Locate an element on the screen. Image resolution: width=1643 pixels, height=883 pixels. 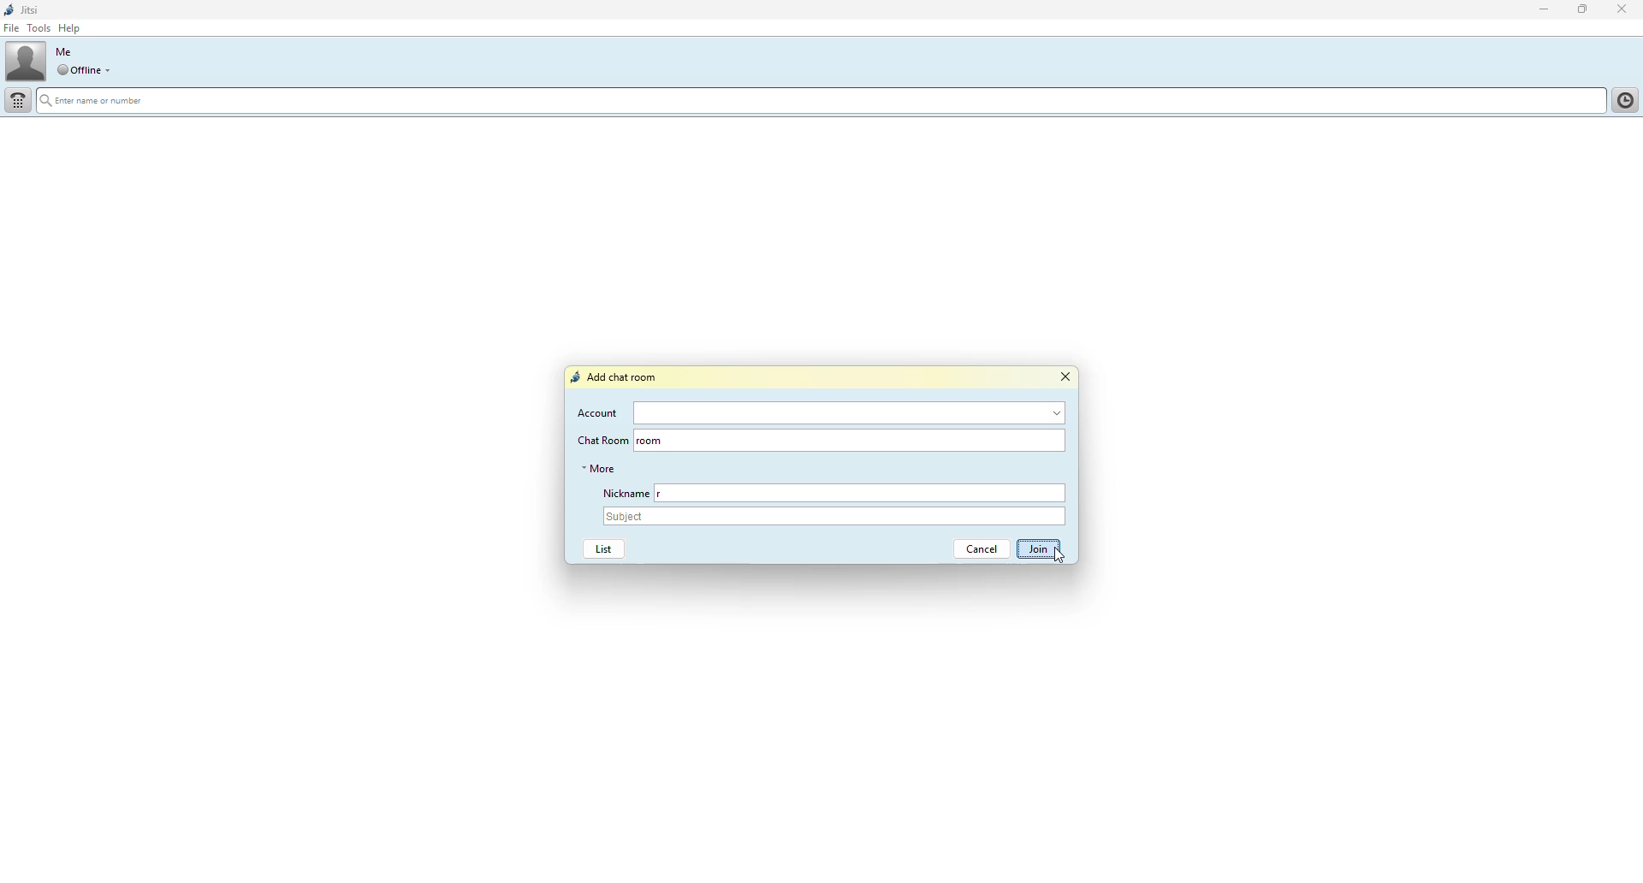
account is located at coordinates (849, 412).